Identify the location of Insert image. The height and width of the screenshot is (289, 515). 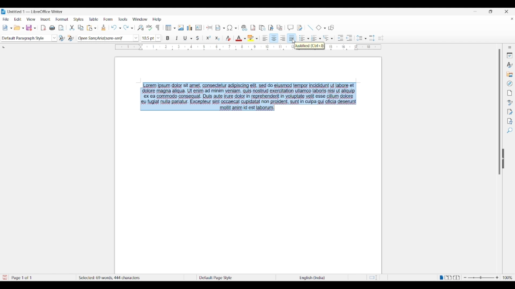
(181, 28).